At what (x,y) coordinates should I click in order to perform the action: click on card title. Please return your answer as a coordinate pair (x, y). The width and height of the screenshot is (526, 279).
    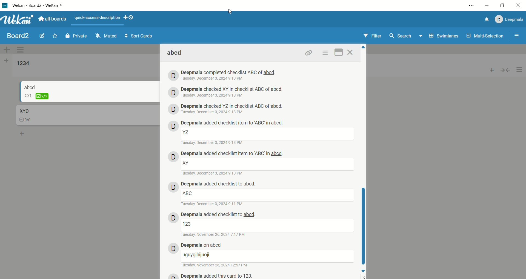
    Looking at the image, I should click on (175, 53).